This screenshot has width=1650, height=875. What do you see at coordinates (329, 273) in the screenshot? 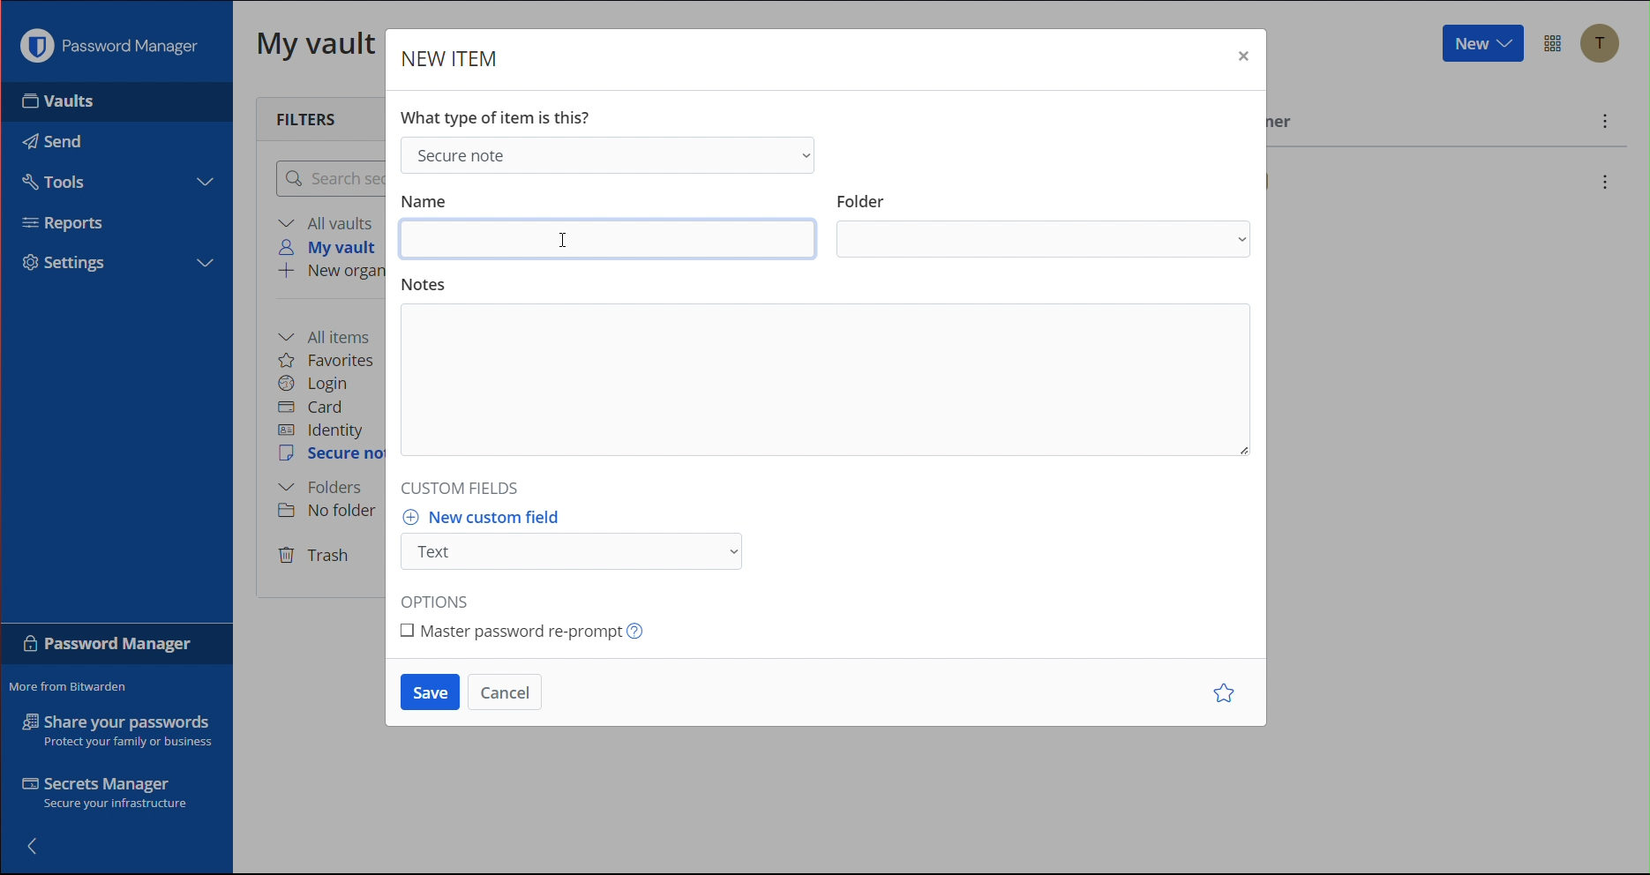
I see `New organization` at bounding box center [329, 273].